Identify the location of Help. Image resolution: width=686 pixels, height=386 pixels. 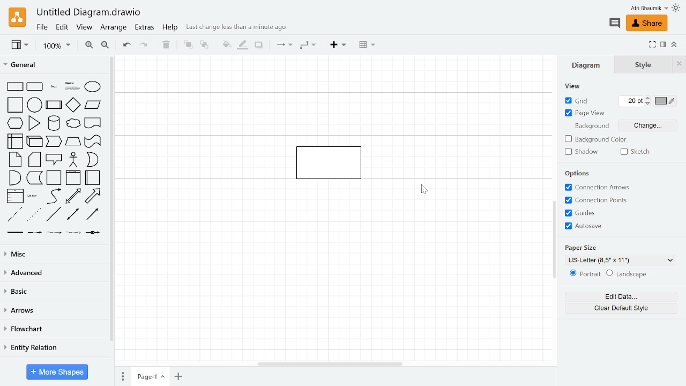
(171, 28).